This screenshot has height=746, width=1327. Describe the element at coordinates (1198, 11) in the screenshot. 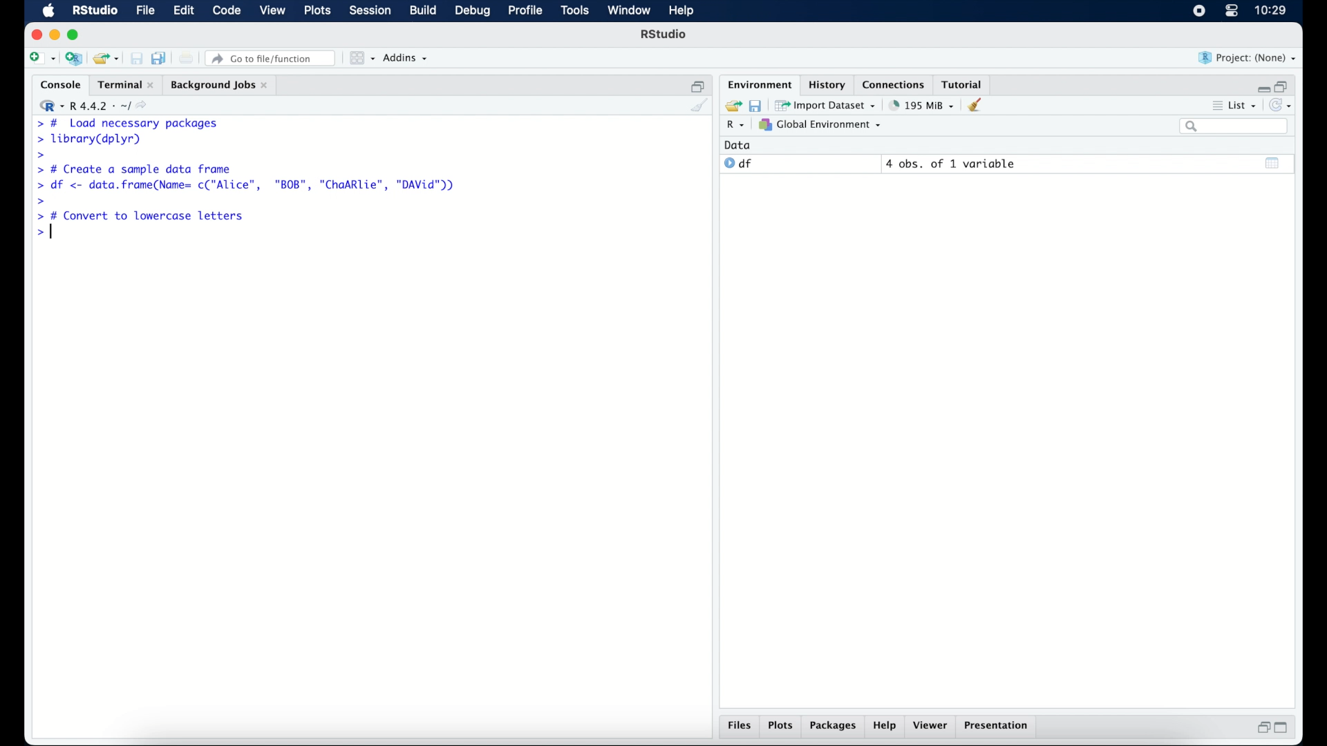

I see `screen recorder icon` at that location.